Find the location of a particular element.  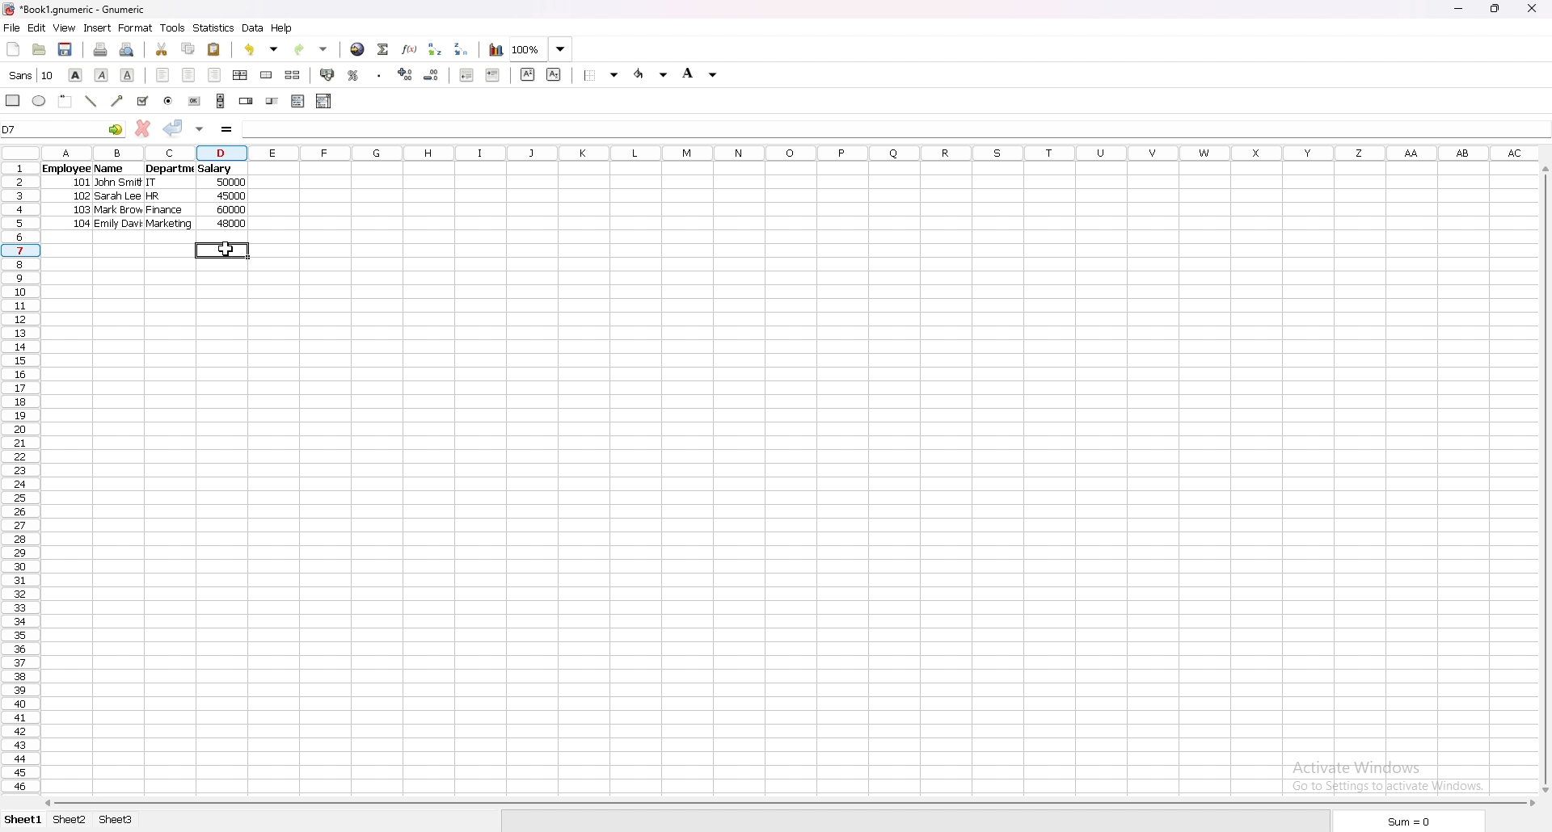

102 is located at coordinates (80, 197).